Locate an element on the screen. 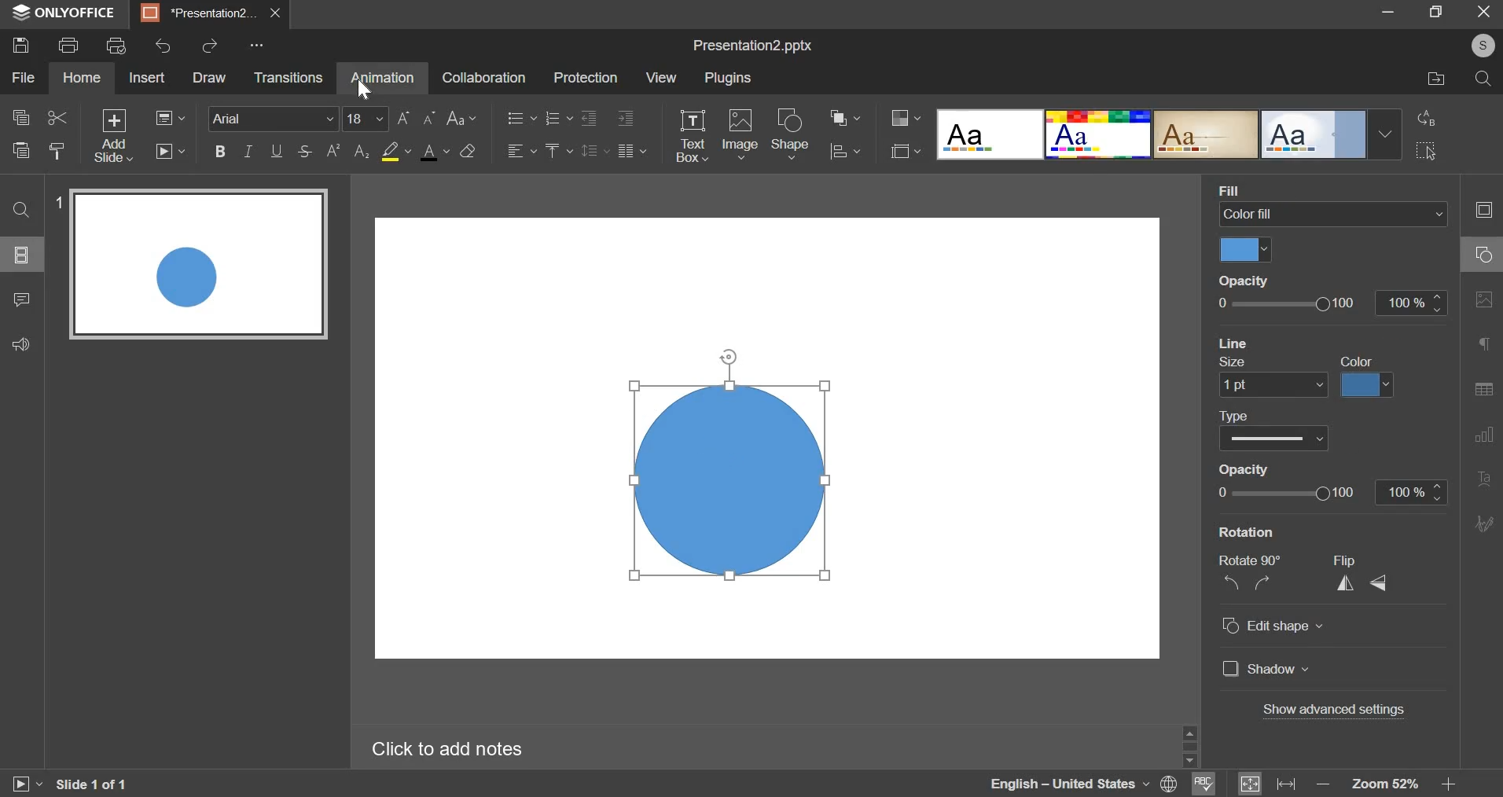  Click to add notes is located at coordinates (480, 749).